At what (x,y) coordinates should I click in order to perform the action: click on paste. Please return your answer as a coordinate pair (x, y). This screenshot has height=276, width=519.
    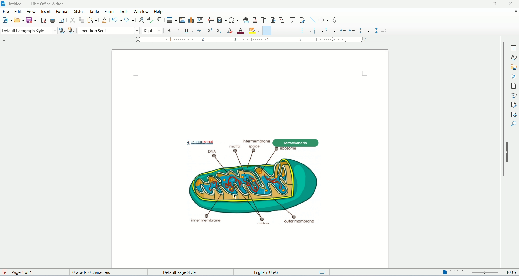
    Looking at the image, I should click on (92, 20).